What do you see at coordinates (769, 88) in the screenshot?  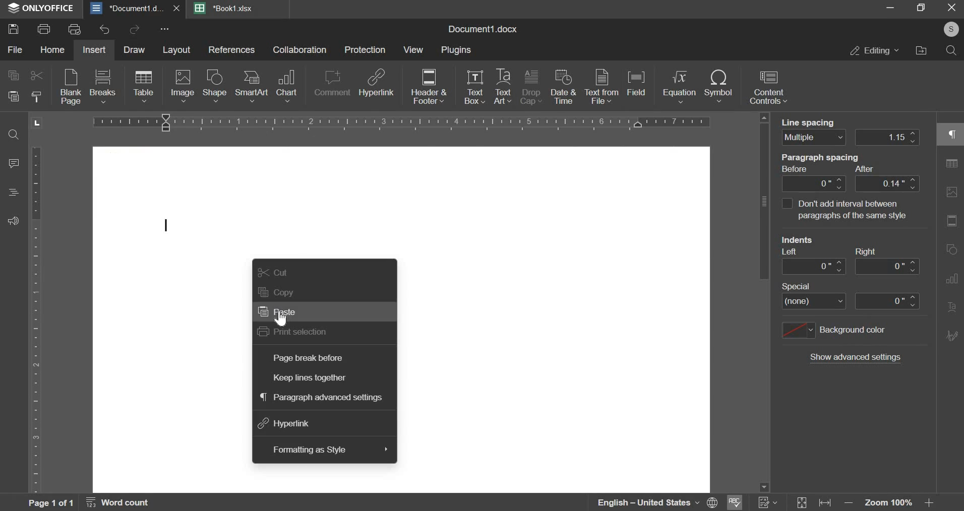 I see `content controls` at bounding box center [769, 88].